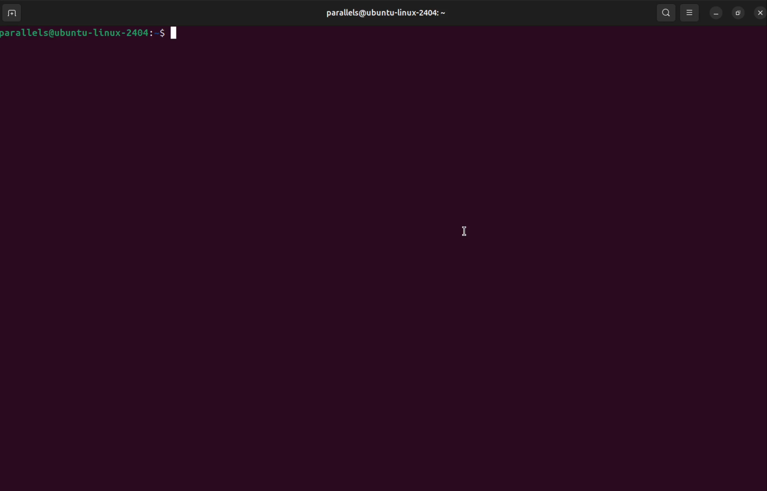 The image size is (767, 491). What do you see at coordinates (758, 13) in the screenshot?
I see `bash prompt` at bounding box center [758, 13].